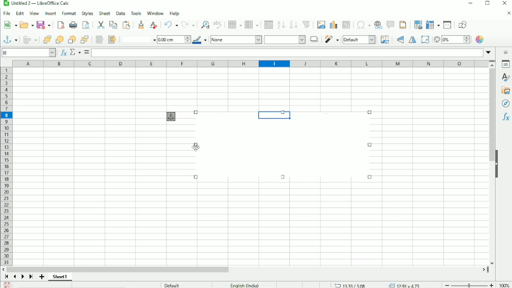 This screenshot has height=288, width=512. What do you see at coordinates (188, 25) in the screenshot?
I see `Redo` at bounding box center [188, 25].